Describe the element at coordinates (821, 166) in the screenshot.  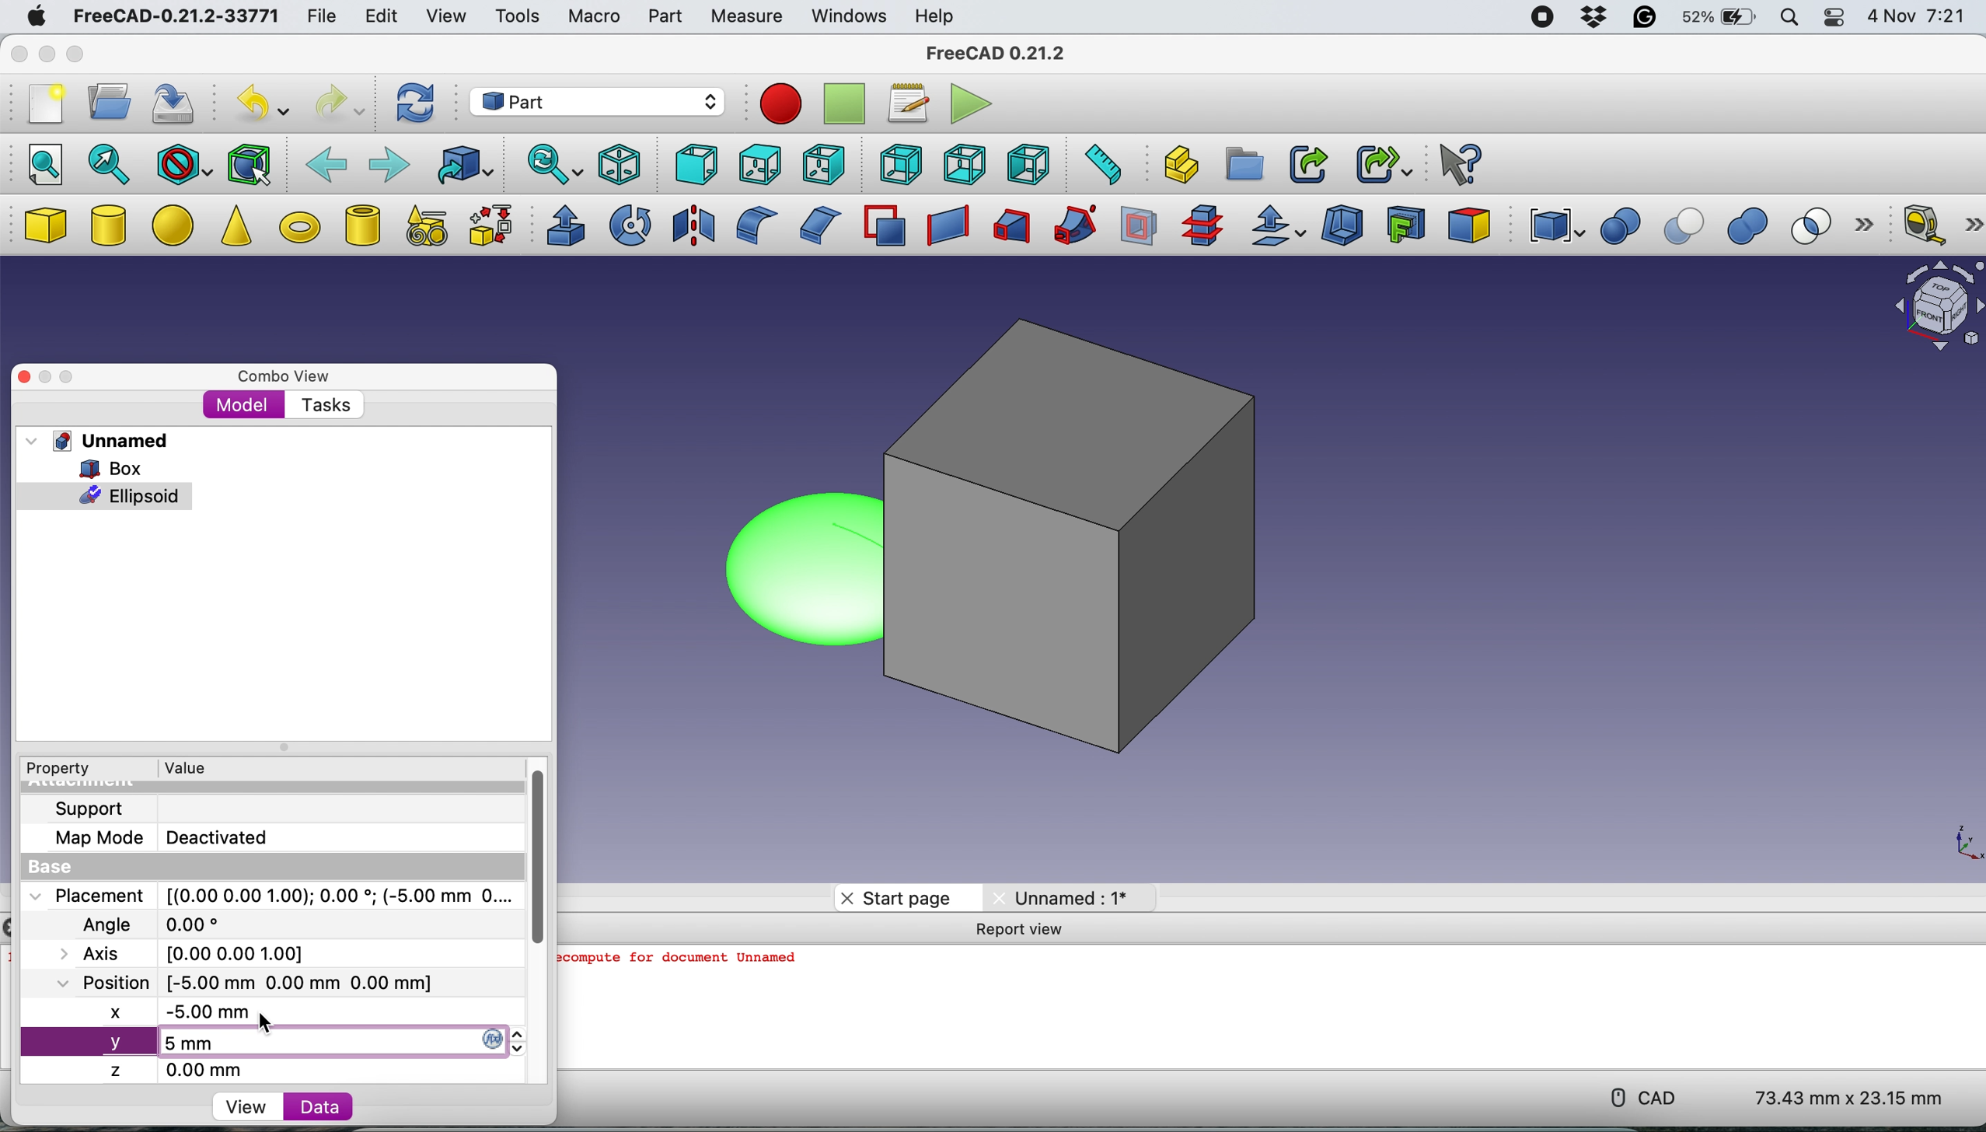
I see `right` at that location.